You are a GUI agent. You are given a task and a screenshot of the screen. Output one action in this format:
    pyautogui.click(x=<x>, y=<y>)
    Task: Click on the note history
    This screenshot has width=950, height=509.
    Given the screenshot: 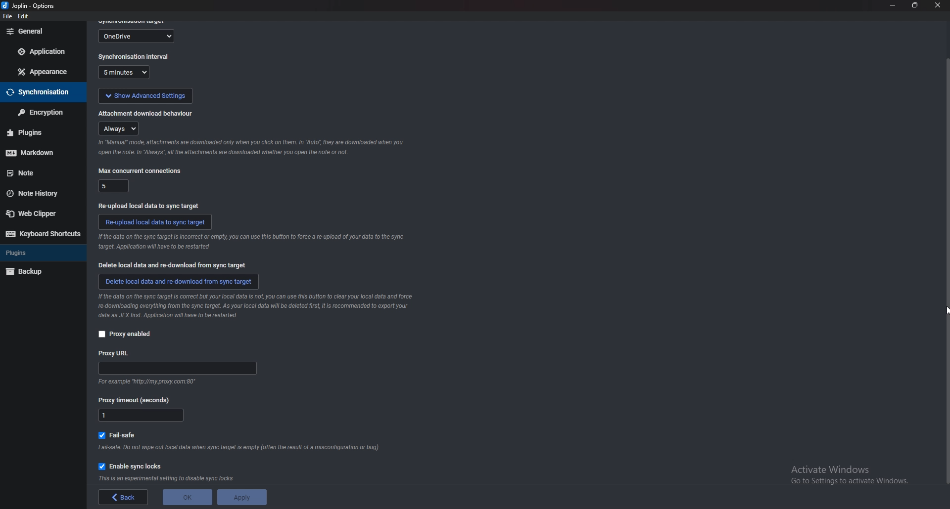 What is the action you would take?
    pyautogui.click(x=38, y=193)
    